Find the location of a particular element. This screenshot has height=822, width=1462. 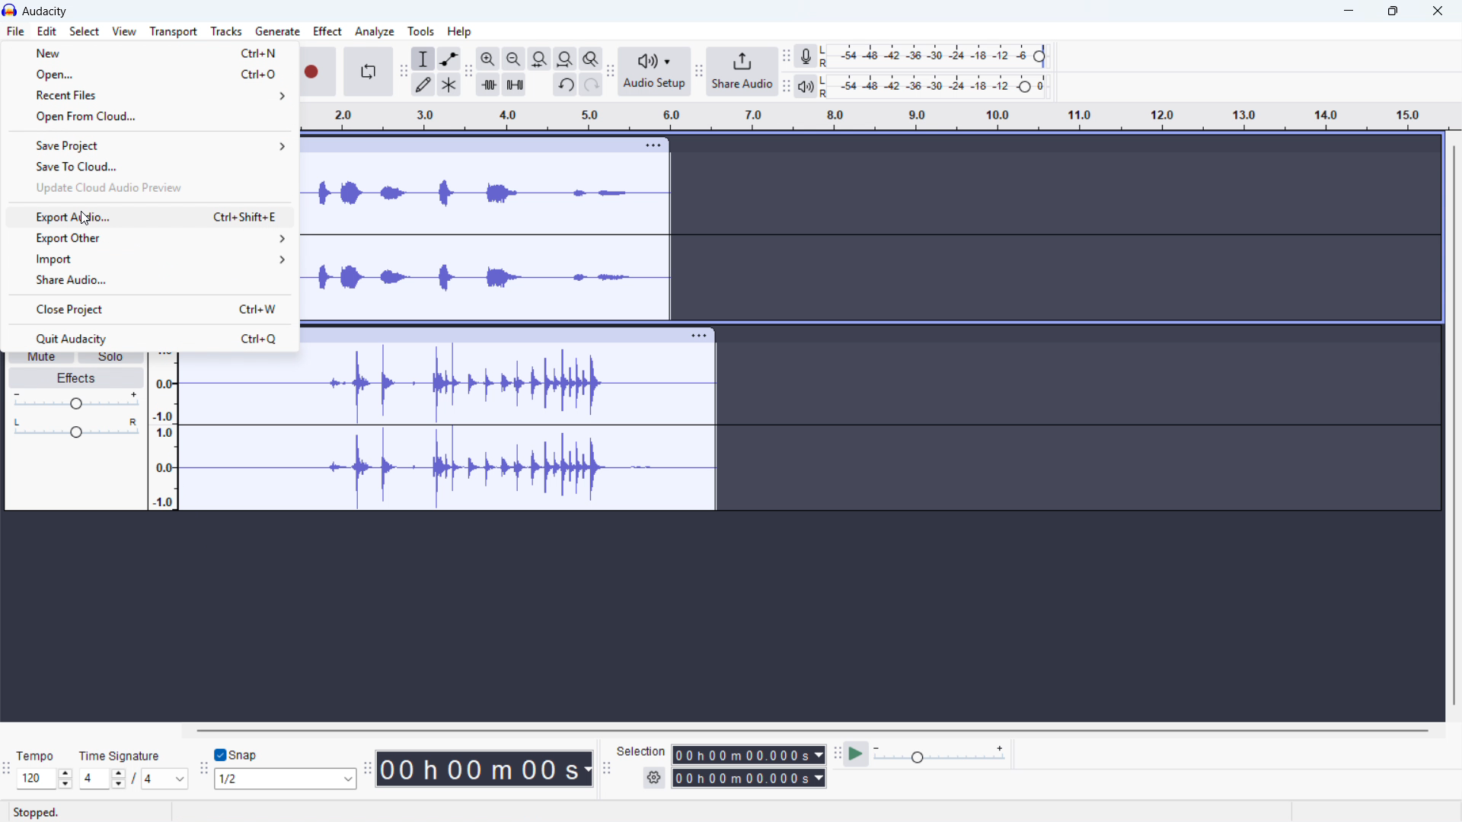

Set tempo  is located at coordinates (45, 779).